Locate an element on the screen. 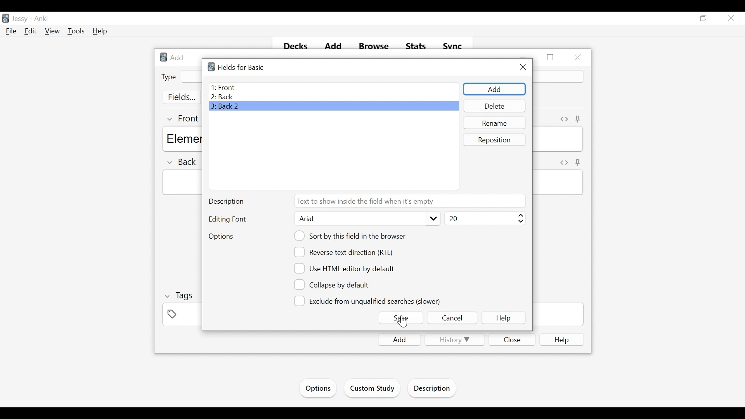 The width and height of the screenshot is (745, 419). Editing Font is located at coordinates (231, 220).